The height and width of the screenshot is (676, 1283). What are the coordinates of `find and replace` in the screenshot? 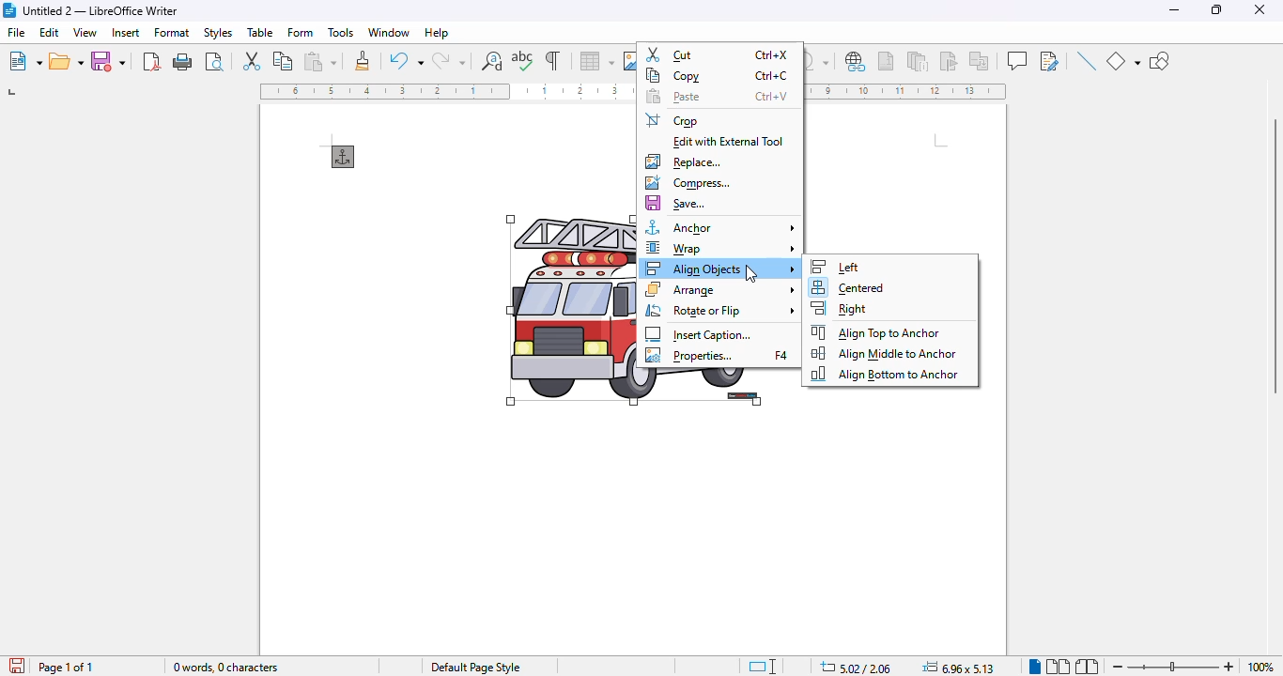 It's located at (492, 61).